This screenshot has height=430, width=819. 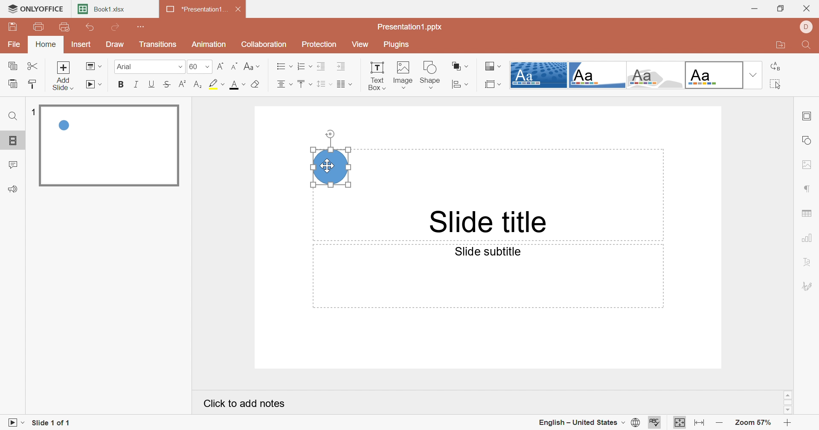 What do you see at coordinates (397, 44) in the screenshot?
I see `Plugins` at bounding box center [397, 44].